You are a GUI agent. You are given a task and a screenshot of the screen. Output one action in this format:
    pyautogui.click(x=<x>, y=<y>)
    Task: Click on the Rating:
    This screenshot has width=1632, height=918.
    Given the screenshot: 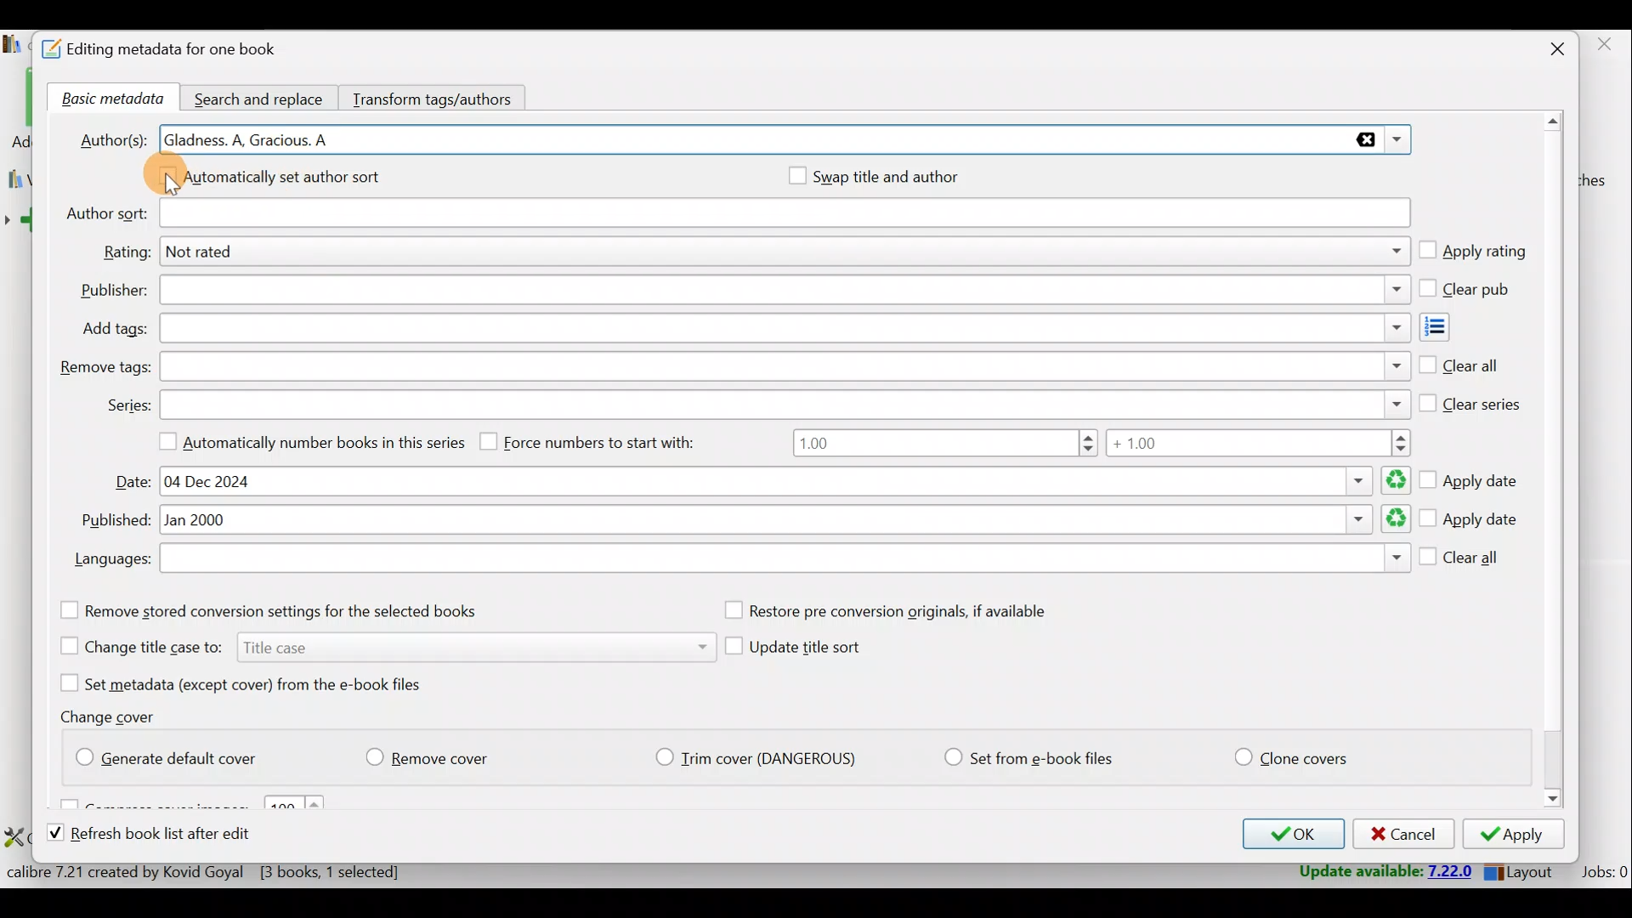 What is the action you would take?
    pyautogui.click(x=126, y=252)
    